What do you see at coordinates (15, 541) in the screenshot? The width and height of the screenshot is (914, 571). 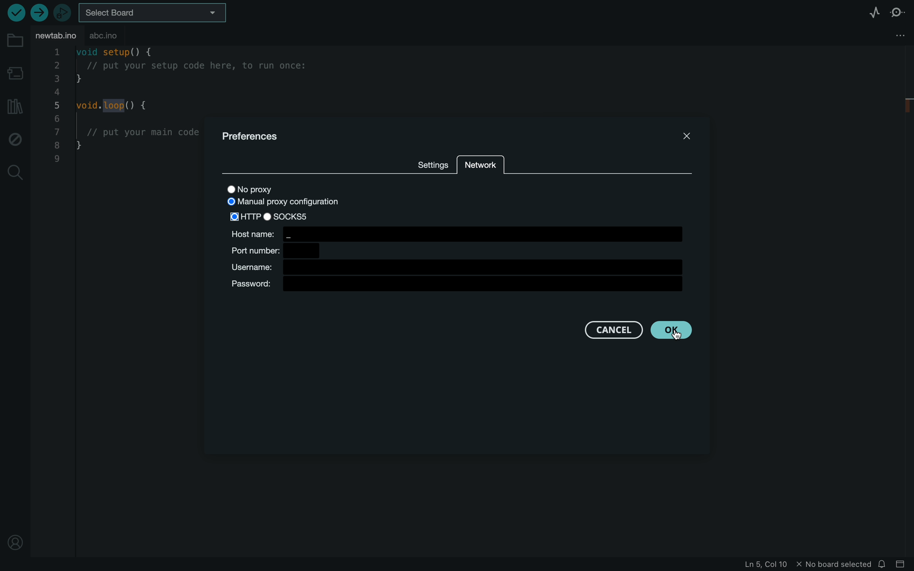 I see `profile` at bounding box center [15, 541].